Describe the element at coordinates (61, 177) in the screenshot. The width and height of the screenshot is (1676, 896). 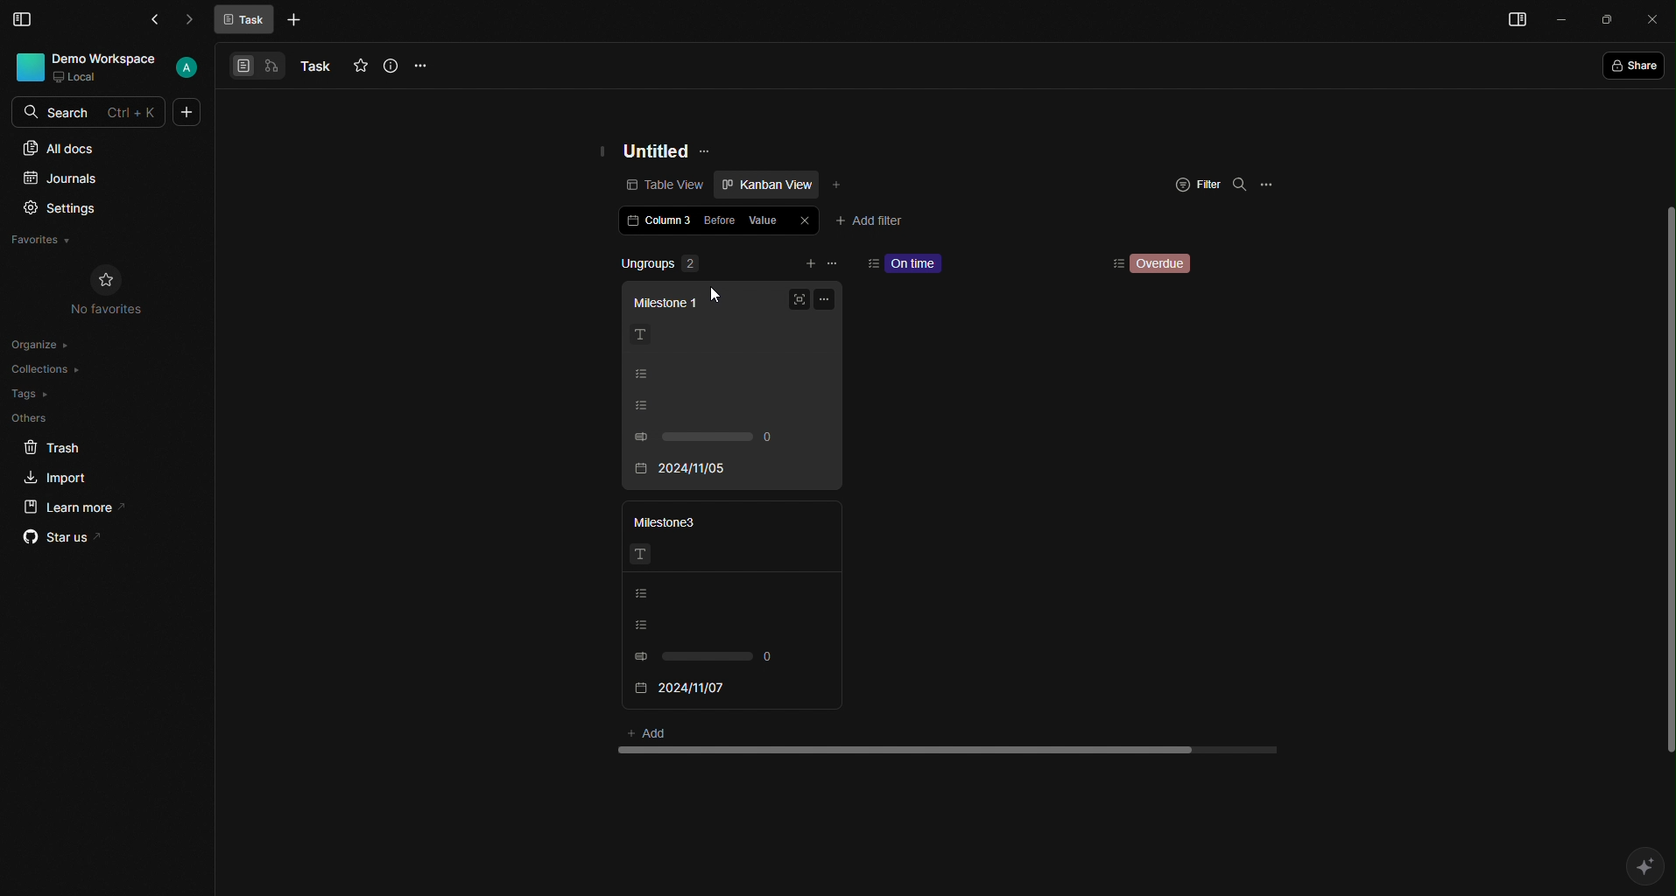
I see `Journals` at that location.